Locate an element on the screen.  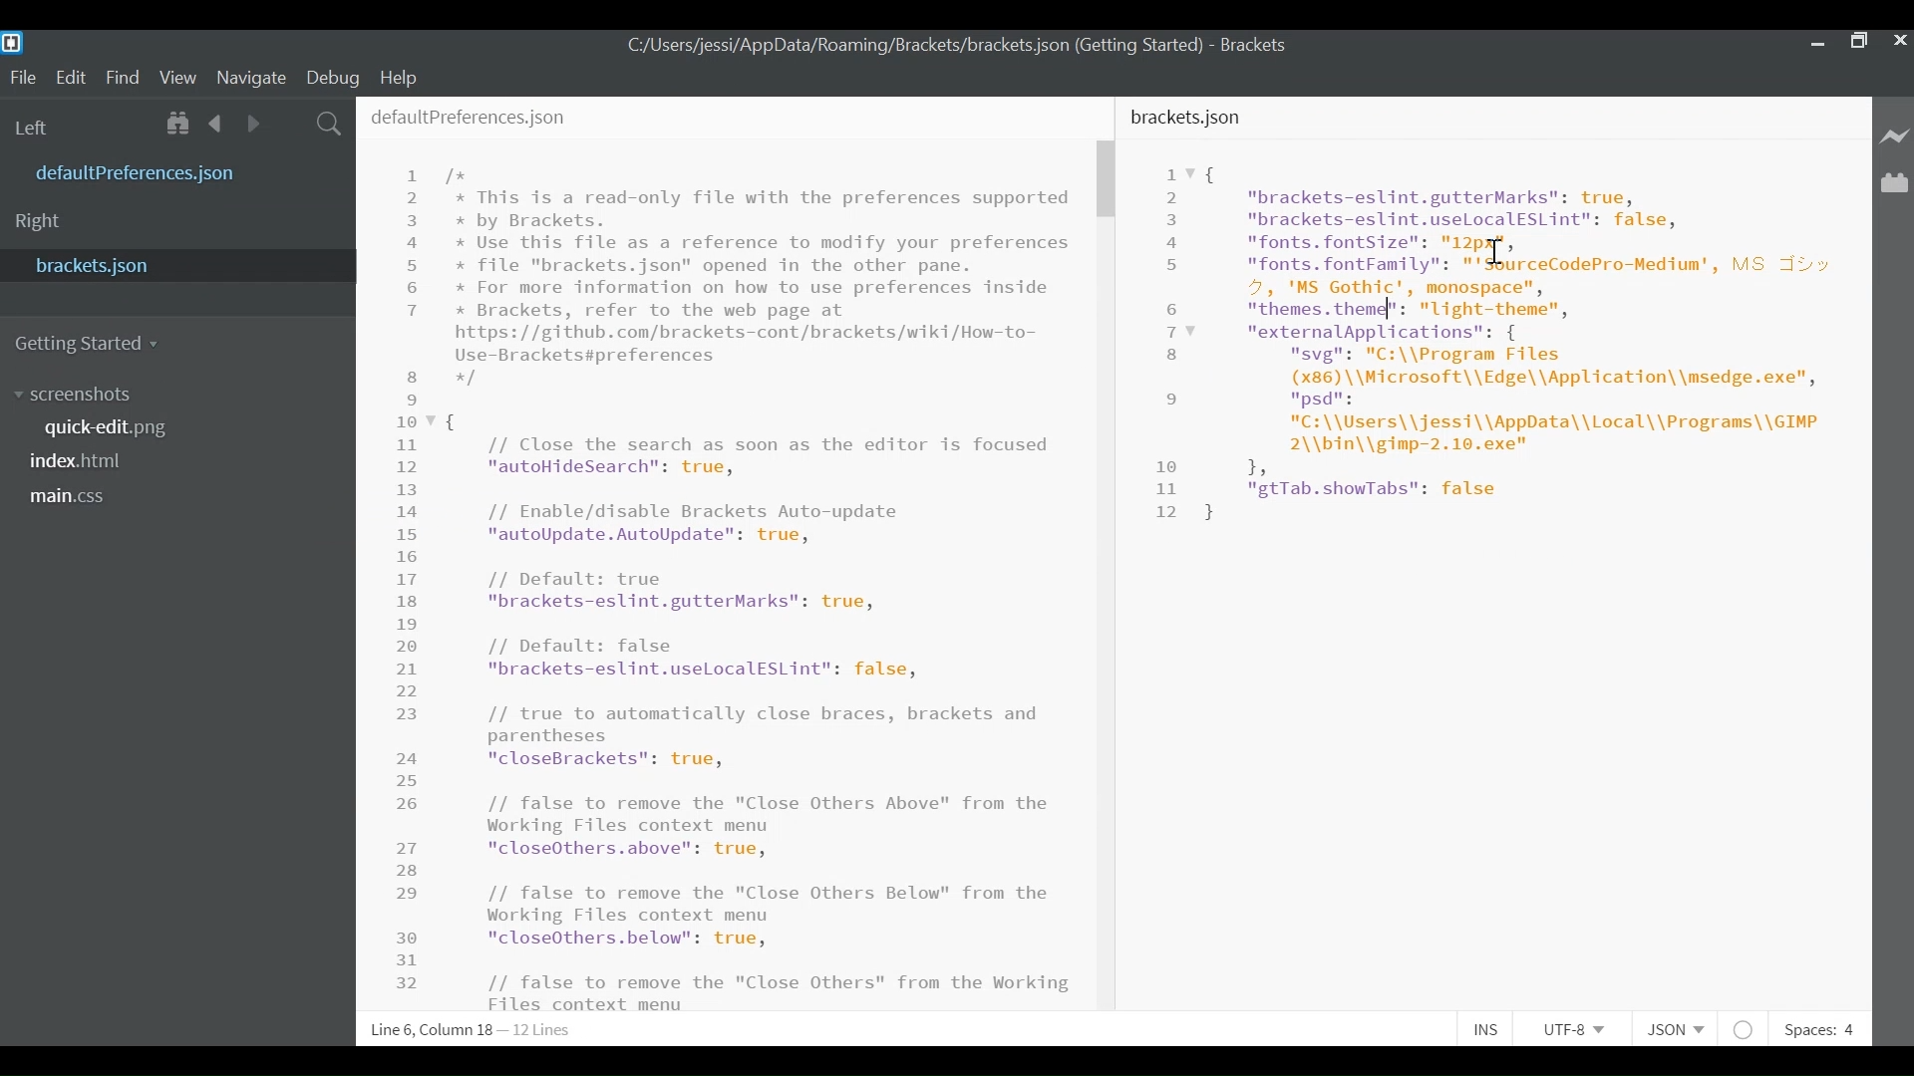
Toggle Insert or Overwrite is located at coordinates (1482, 1027).